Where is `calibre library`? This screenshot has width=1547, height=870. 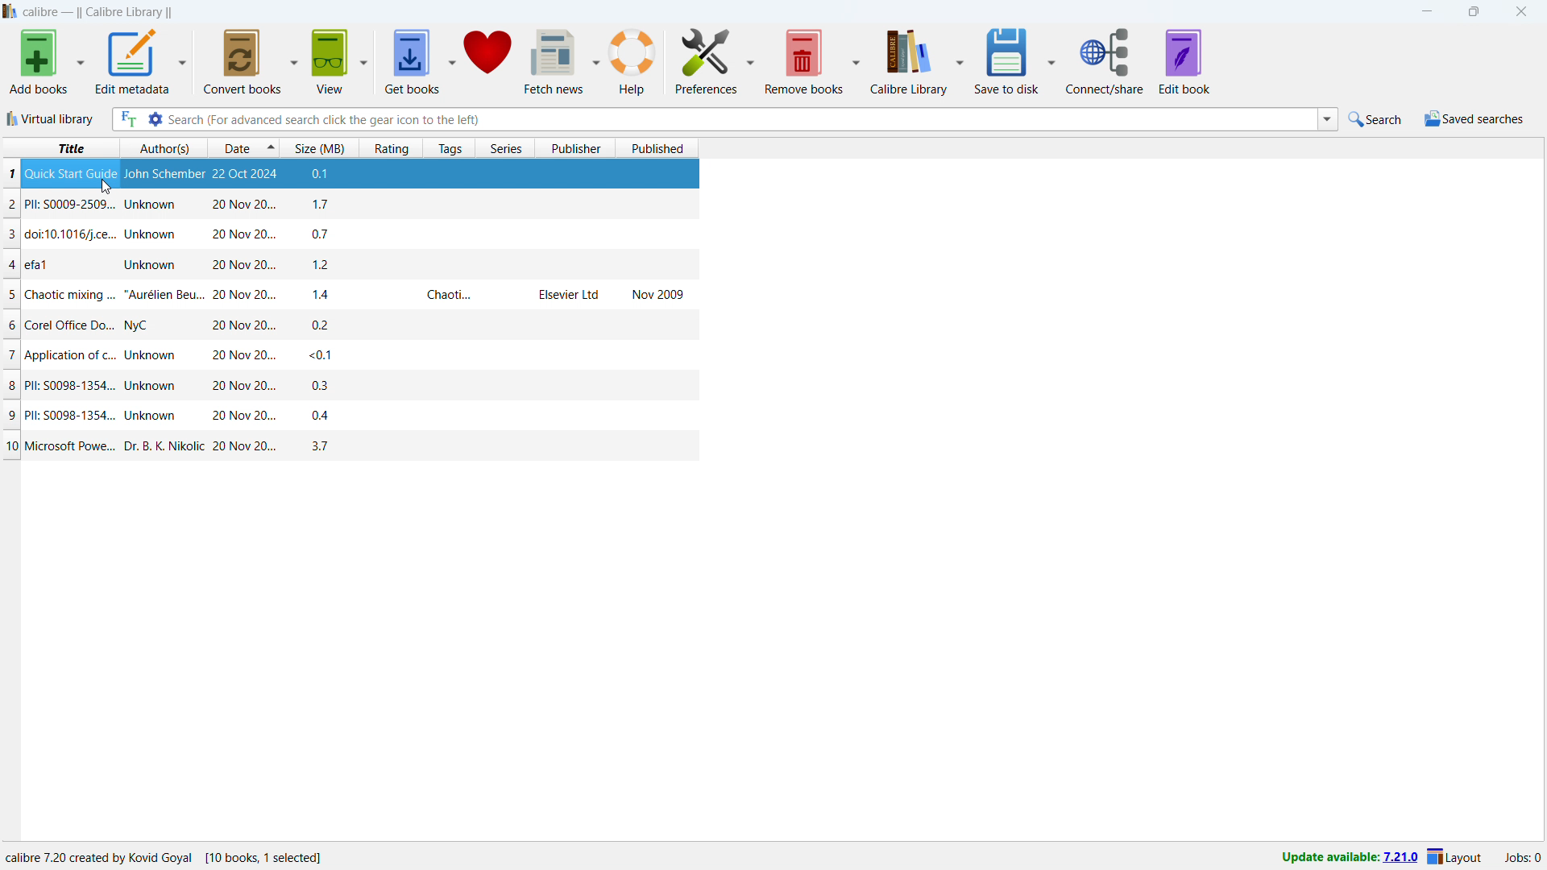
calibre library is located at coordinates (909, 61).